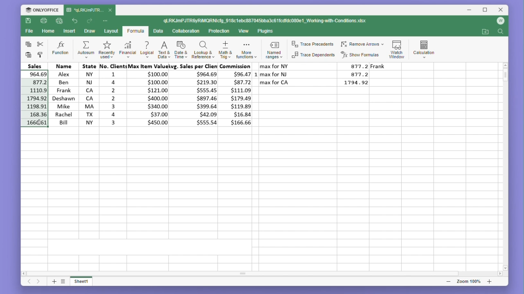 The width and height of the screenshot is (524, 294). I want to click on Text and data, so click(163, 49).